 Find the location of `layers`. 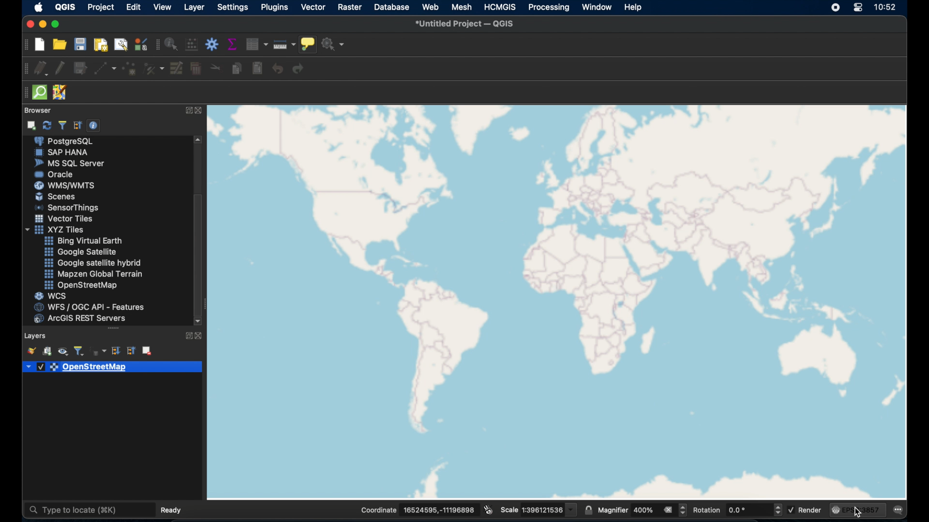

layers is located at coordinates (36, 334).